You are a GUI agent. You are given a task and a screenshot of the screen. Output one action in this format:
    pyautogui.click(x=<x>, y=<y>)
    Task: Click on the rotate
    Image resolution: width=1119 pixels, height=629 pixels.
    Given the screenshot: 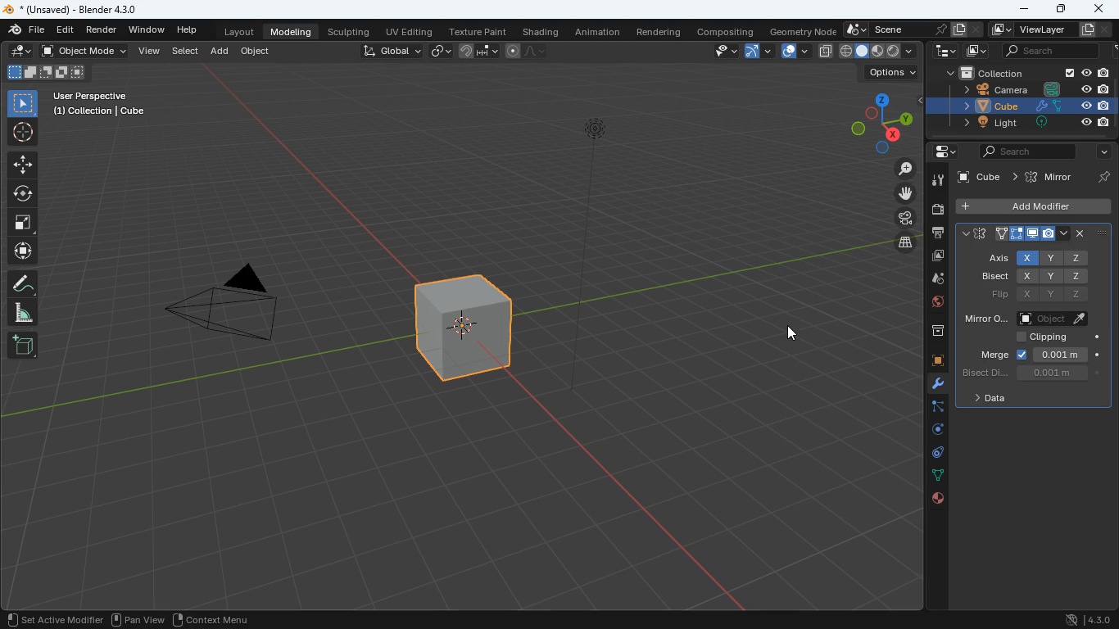 What is the action you would take?
    pyautogui.click(x=22, y=196)
    